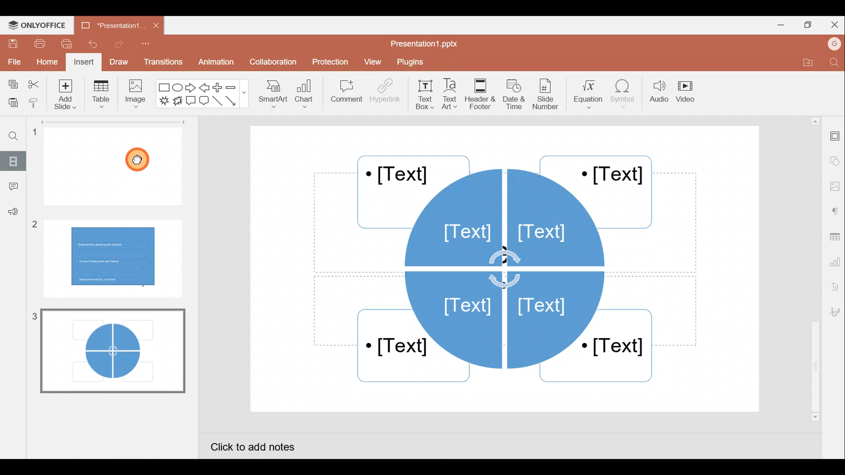  I want to click on Slide 2, so click(114, 256).